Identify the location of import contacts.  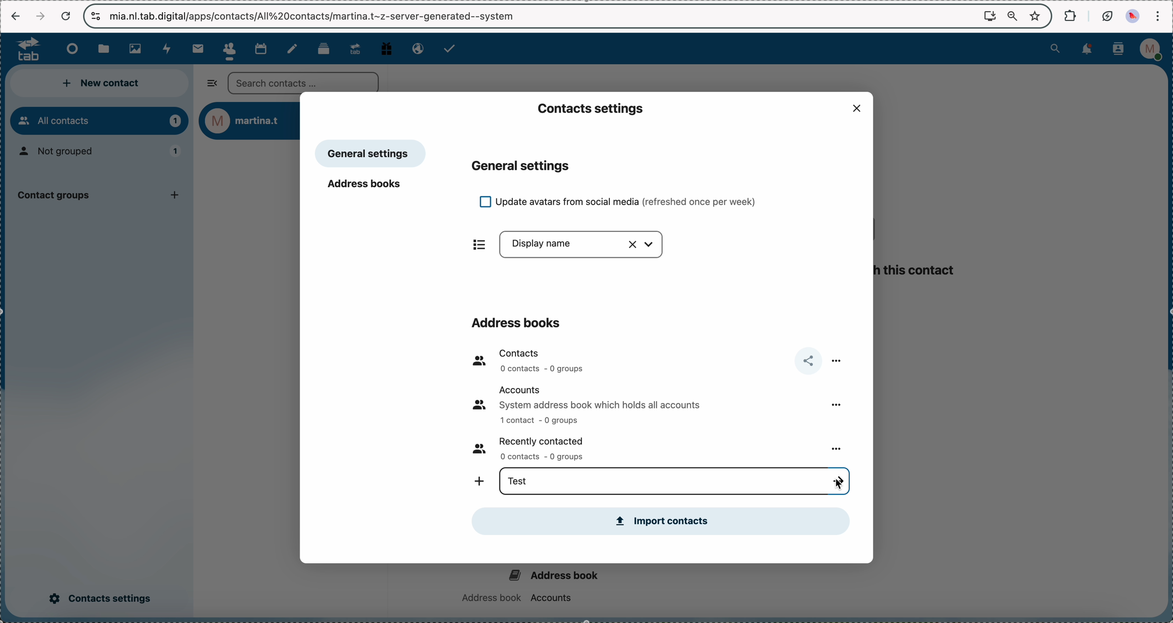
(661, 521).